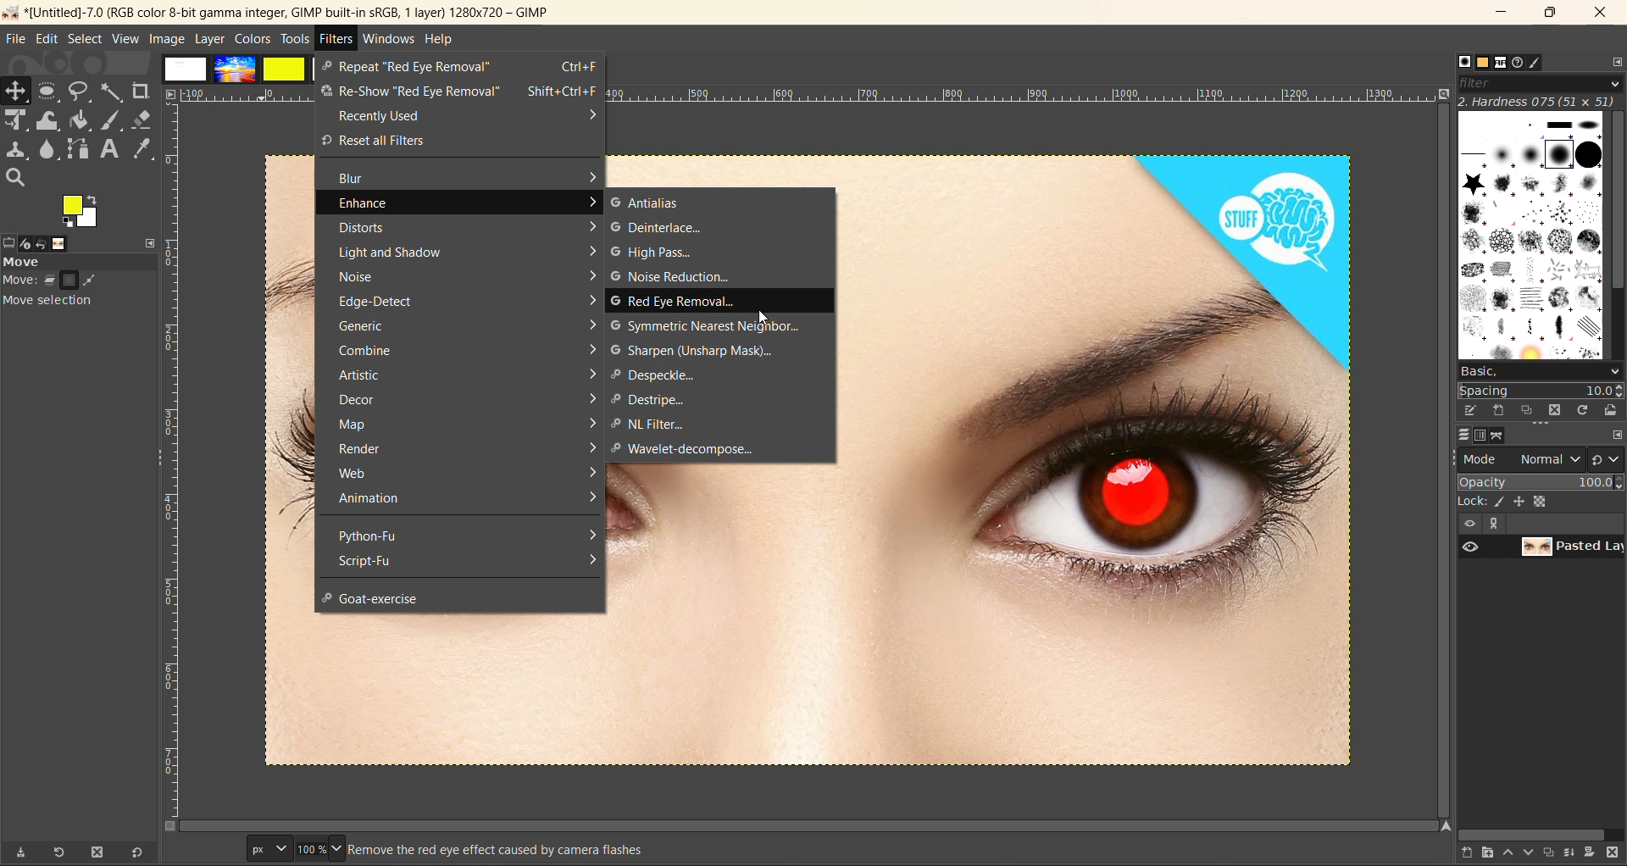 This screenshot has height=866, width=1627. Describe the element at coordinates (695, 350) in the screenshot. I see `sharpen` at that location.